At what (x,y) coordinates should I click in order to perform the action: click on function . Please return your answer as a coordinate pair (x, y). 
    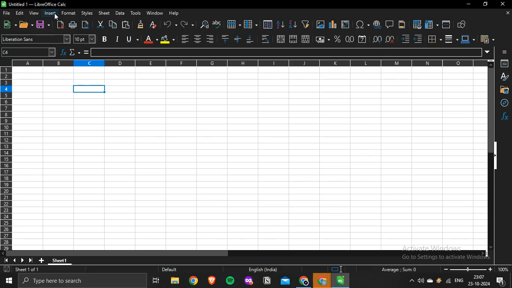
    Looking at the image, I should click on (64, 53).